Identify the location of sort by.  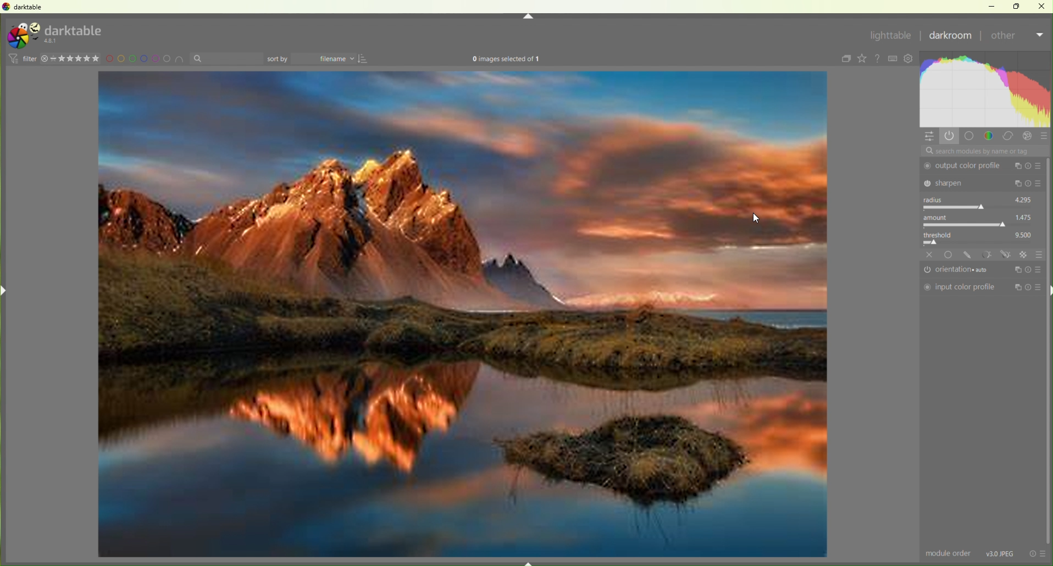
(226, 59).